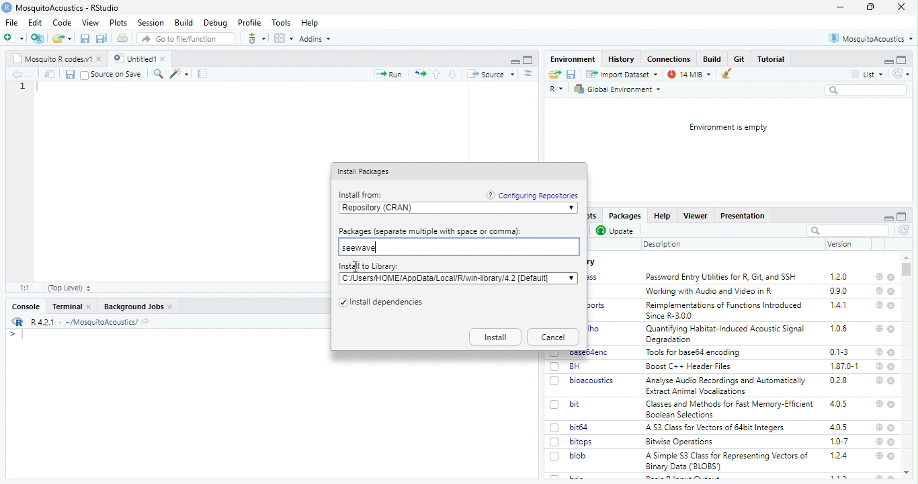 The height and width of the screenshot is (484, 918). I want to click on bit, so click(575, 404).